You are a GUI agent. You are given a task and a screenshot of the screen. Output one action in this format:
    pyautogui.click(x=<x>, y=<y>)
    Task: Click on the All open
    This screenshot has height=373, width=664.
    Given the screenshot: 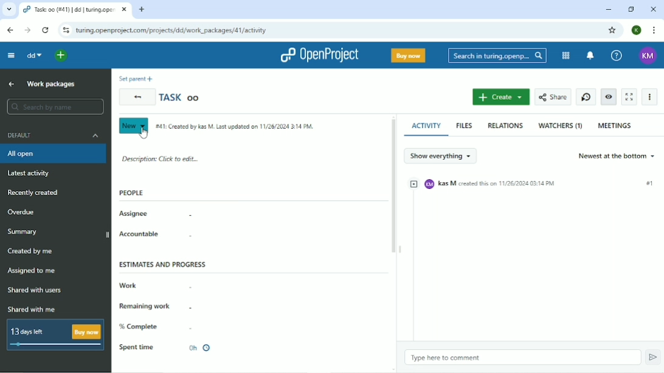 What is the action you would take?
    pyautogui.click(x=53, y=154)
    